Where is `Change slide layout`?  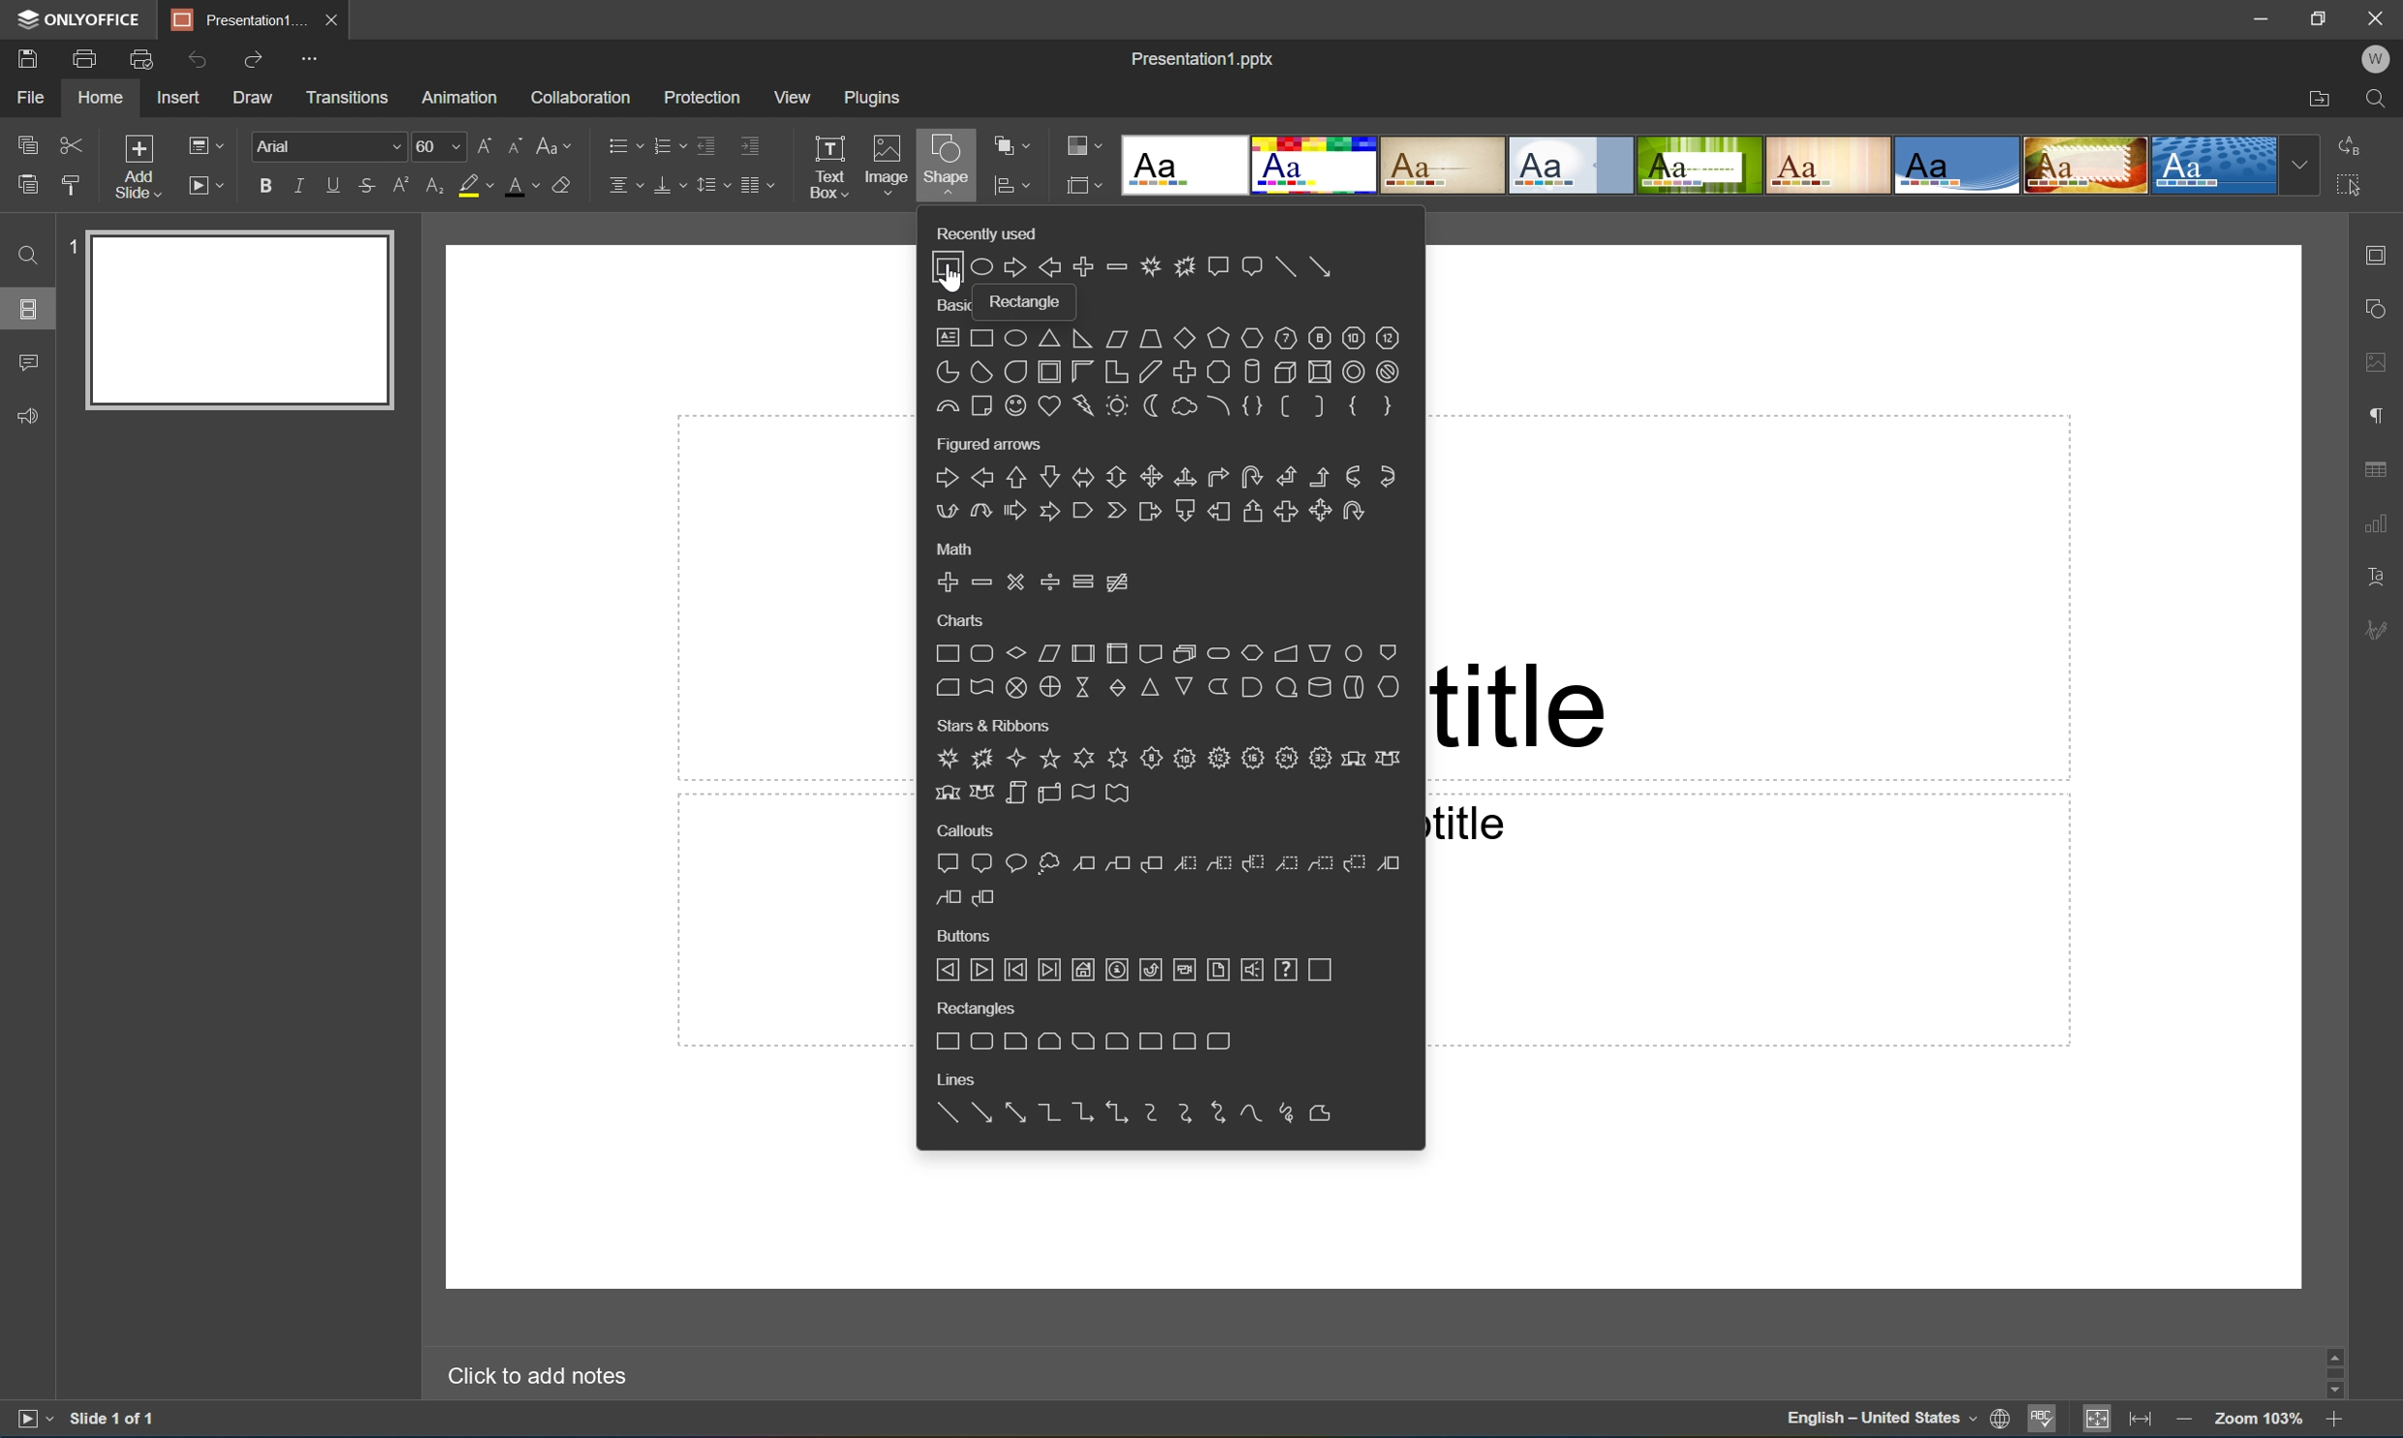 Change slide layout is located at coordinates (207, 143).